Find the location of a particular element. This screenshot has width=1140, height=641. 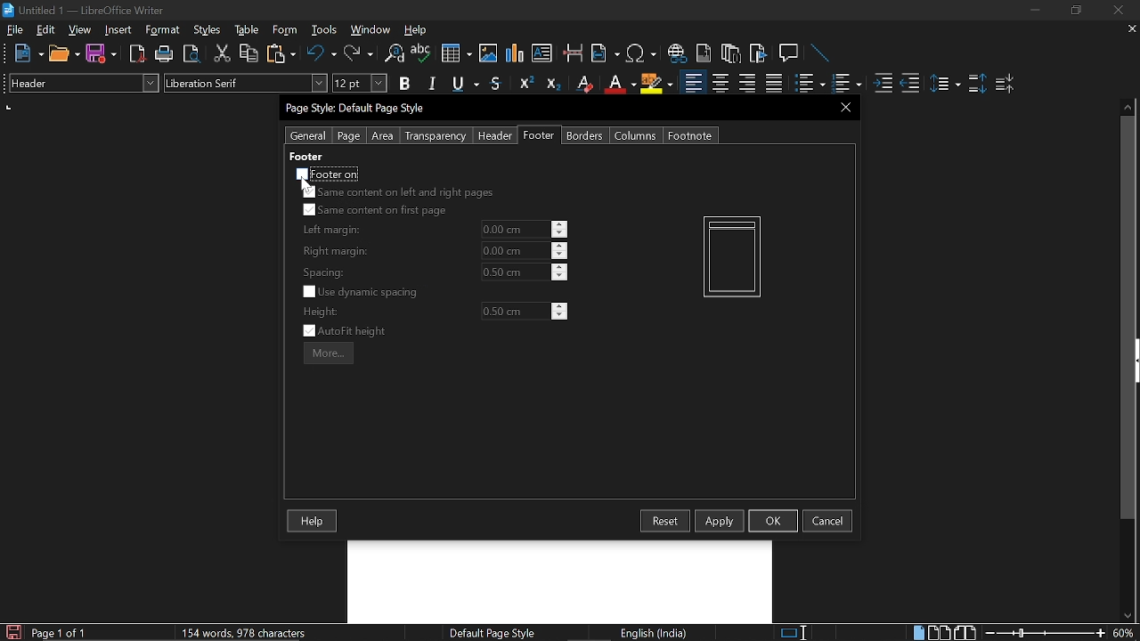

right margin is located at coordinates (336, 252).